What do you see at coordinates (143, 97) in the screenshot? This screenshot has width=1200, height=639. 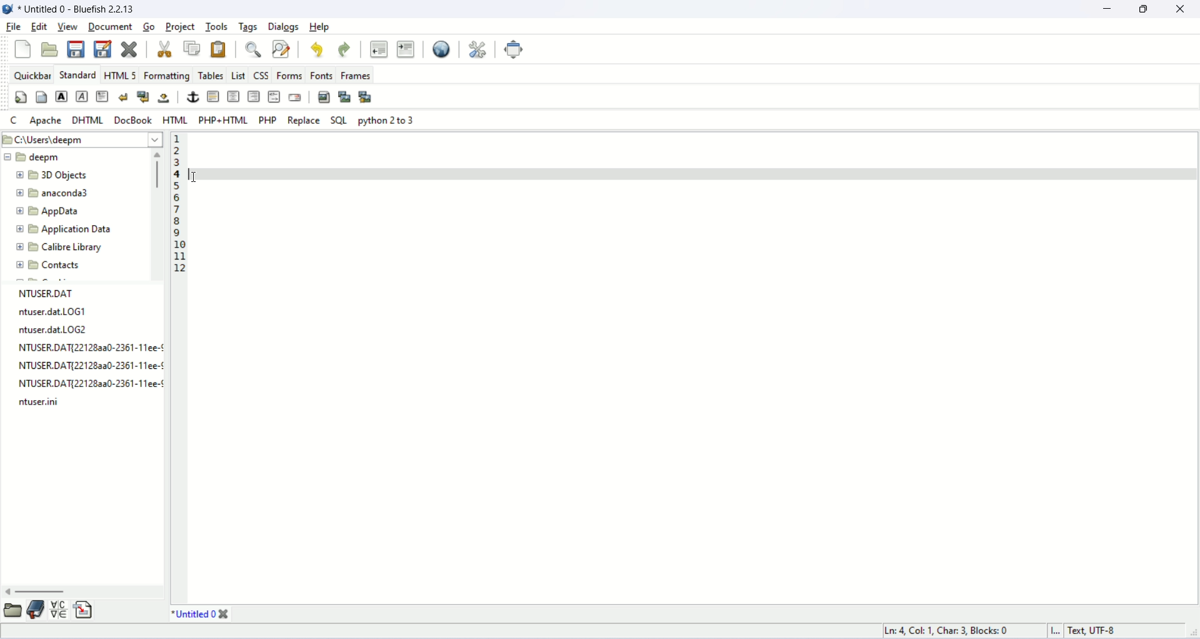 I see `break and navigation` at bounding box center [143, 97].